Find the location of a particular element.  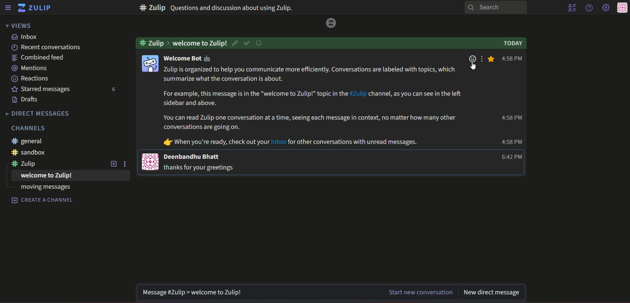

time is located at coordinates (513, 157).